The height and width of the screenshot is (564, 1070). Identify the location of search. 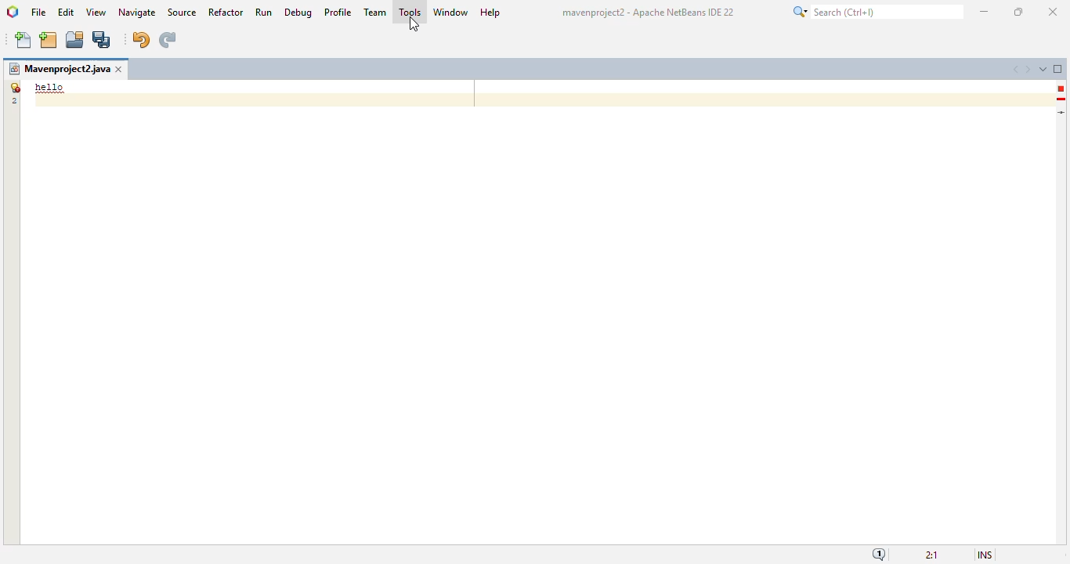
(876, 12).